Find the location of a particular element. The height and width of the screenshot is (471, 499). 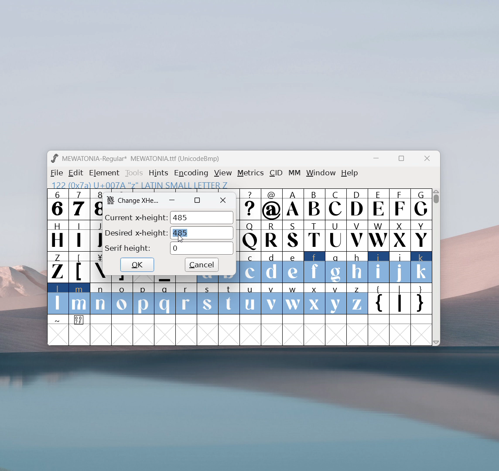

g is located at coordinates (336, 266).